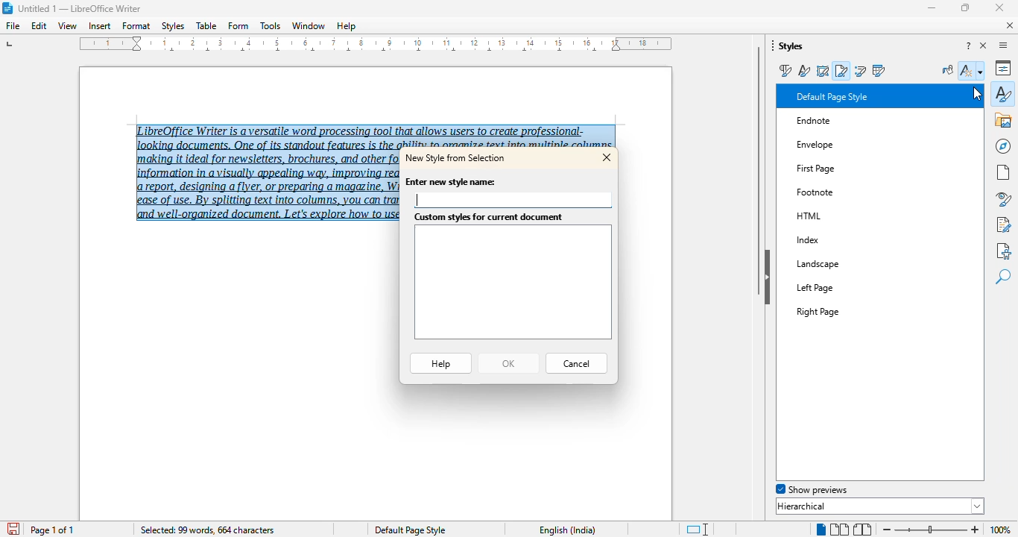 The image size is (1018, 537). Describe the element at coordinates (932, 7) in the screenshot. I see `minimize` at that location.